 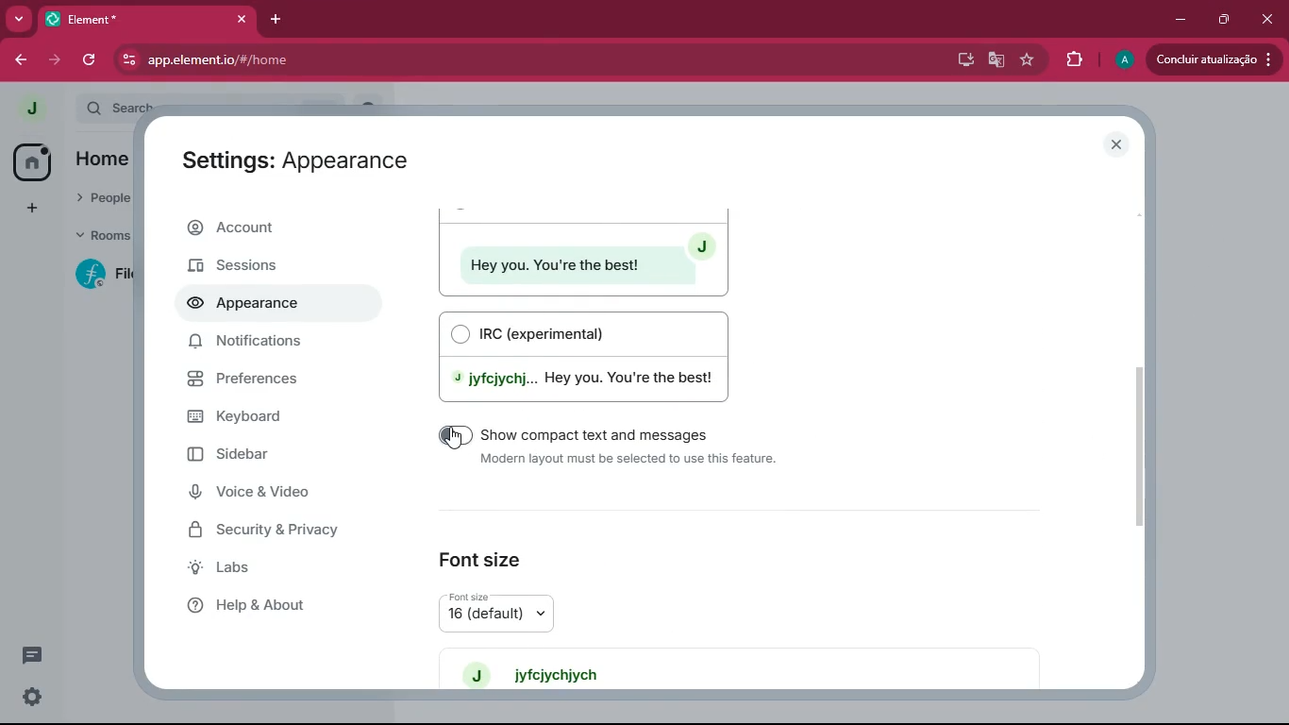 What do you see at coordinates (270, 495) in the screenshot?
I see `voice` at bounding box center [270, 495].